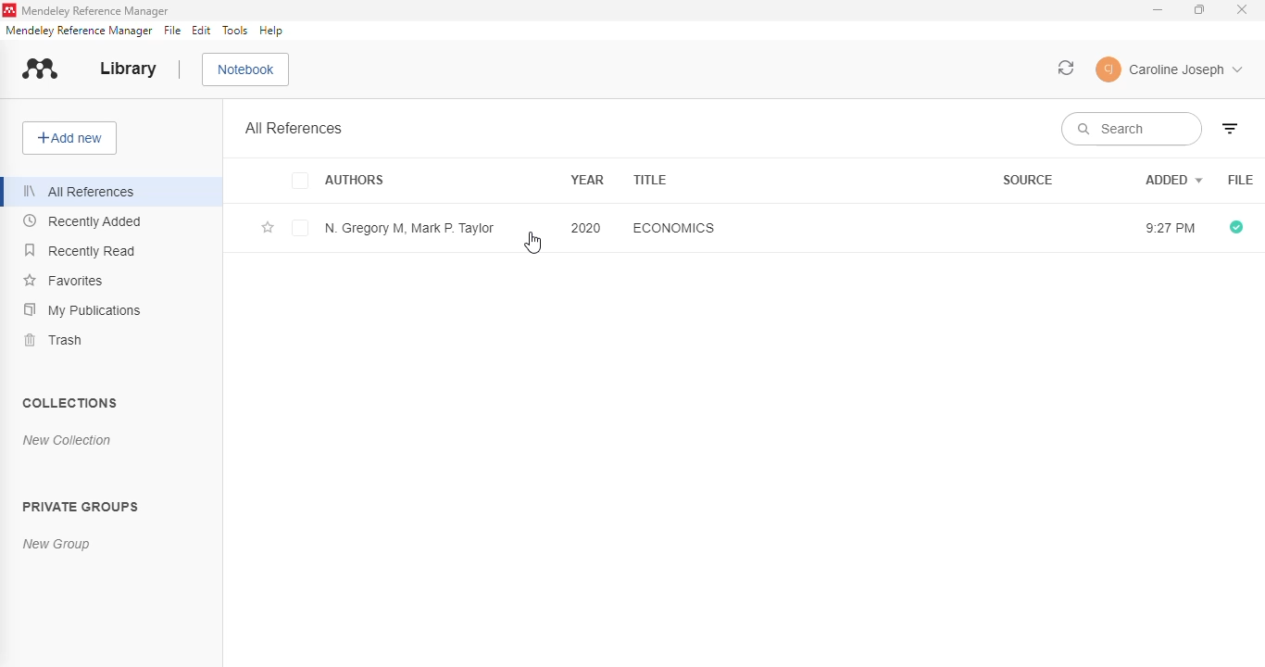 The height and width of the screenshot is (667, 1265). I want to click on tools, so click(235, 30).